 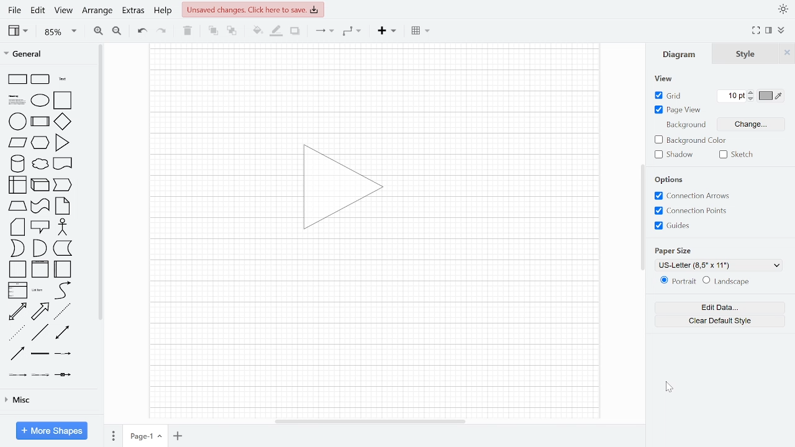 What do you see at coordinates (750, 124) in the screenshot?
I see `Change Background` at bounding box center [750, 124].